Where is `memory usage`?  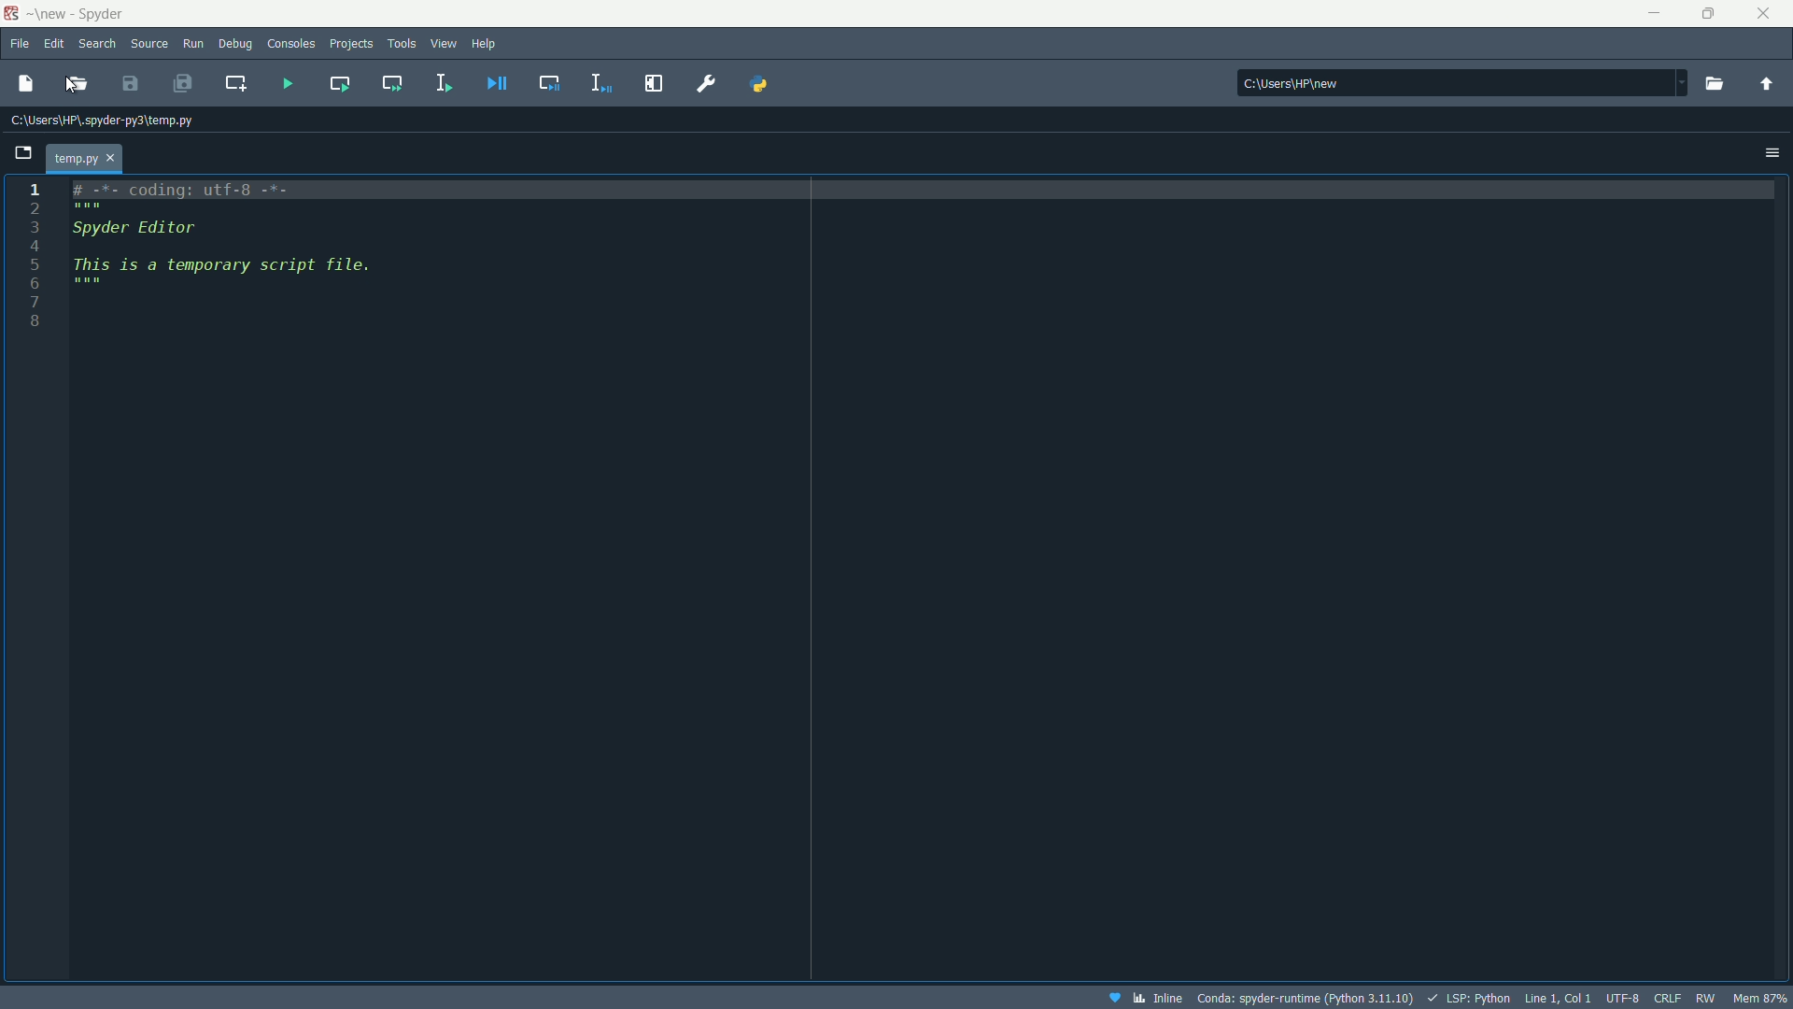
memory usage is located at coordinates (1759, 999).